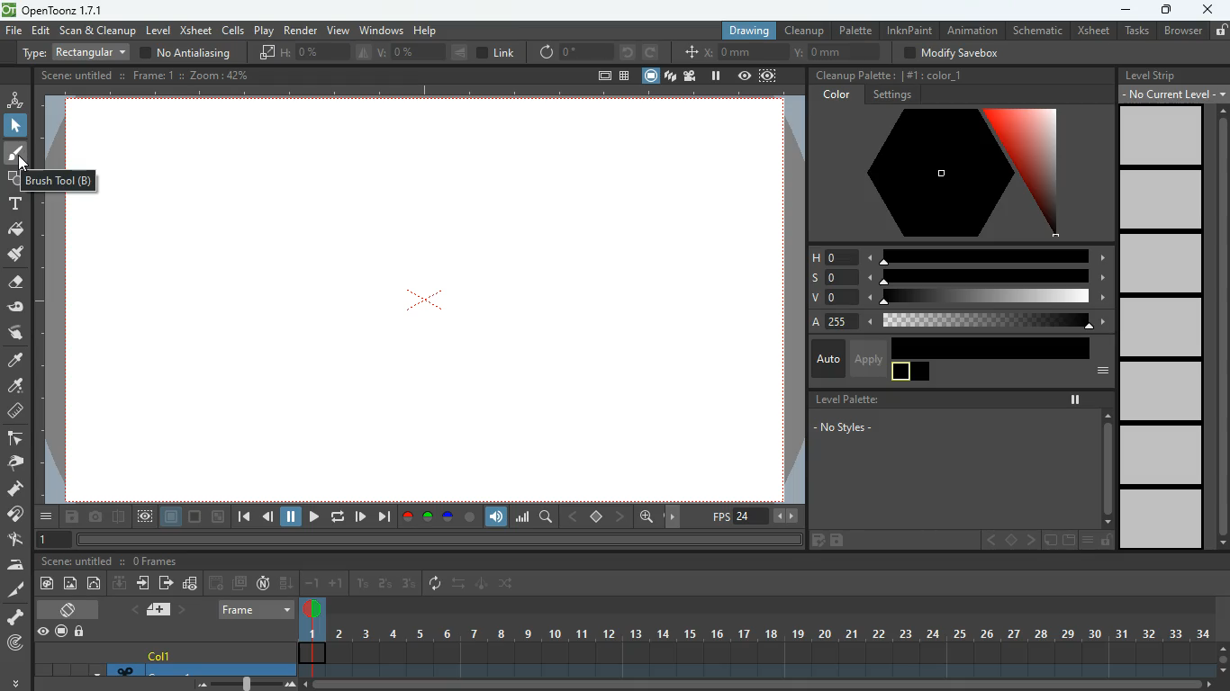 This screenshot has width=1230, height=691. What do you see at coordinates (42, 632) in the screenshot?
I see `view` at bounding box center [42, 632].